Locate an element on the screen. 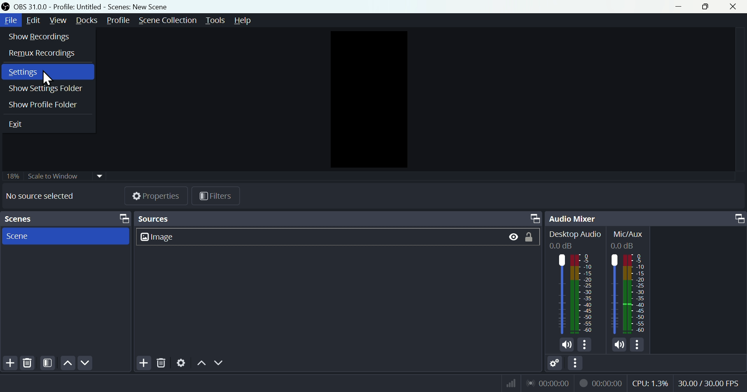 Image resolution: width=747 pixels, height=392 pixels. cursor on settings is located at coordinates (53, 79).